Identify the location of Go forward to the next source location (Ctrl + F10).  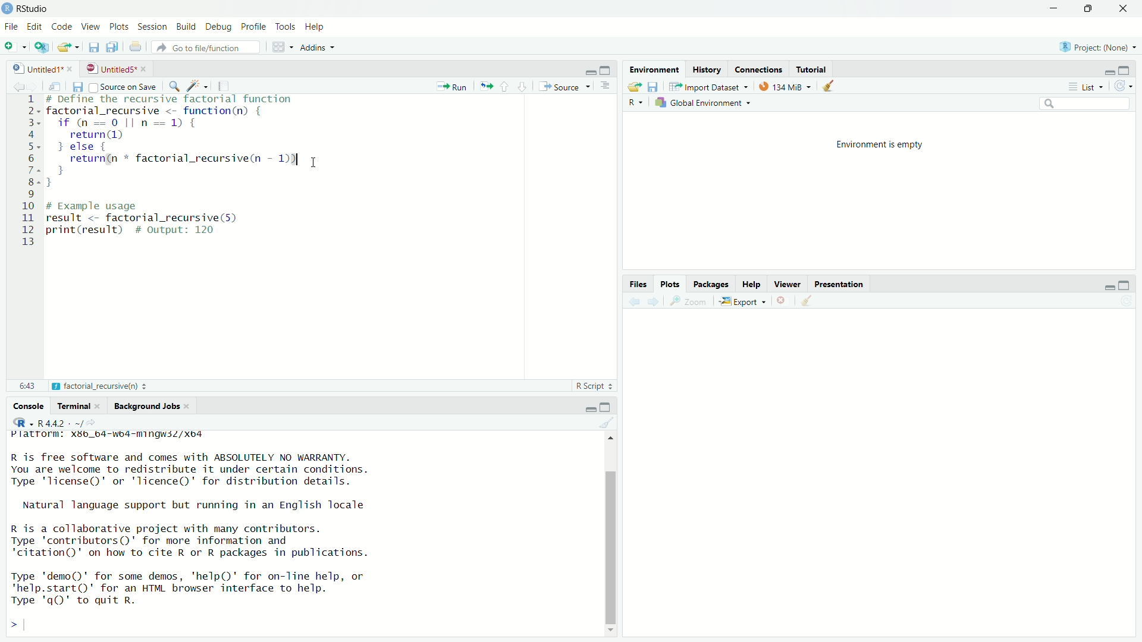
(37, 86).